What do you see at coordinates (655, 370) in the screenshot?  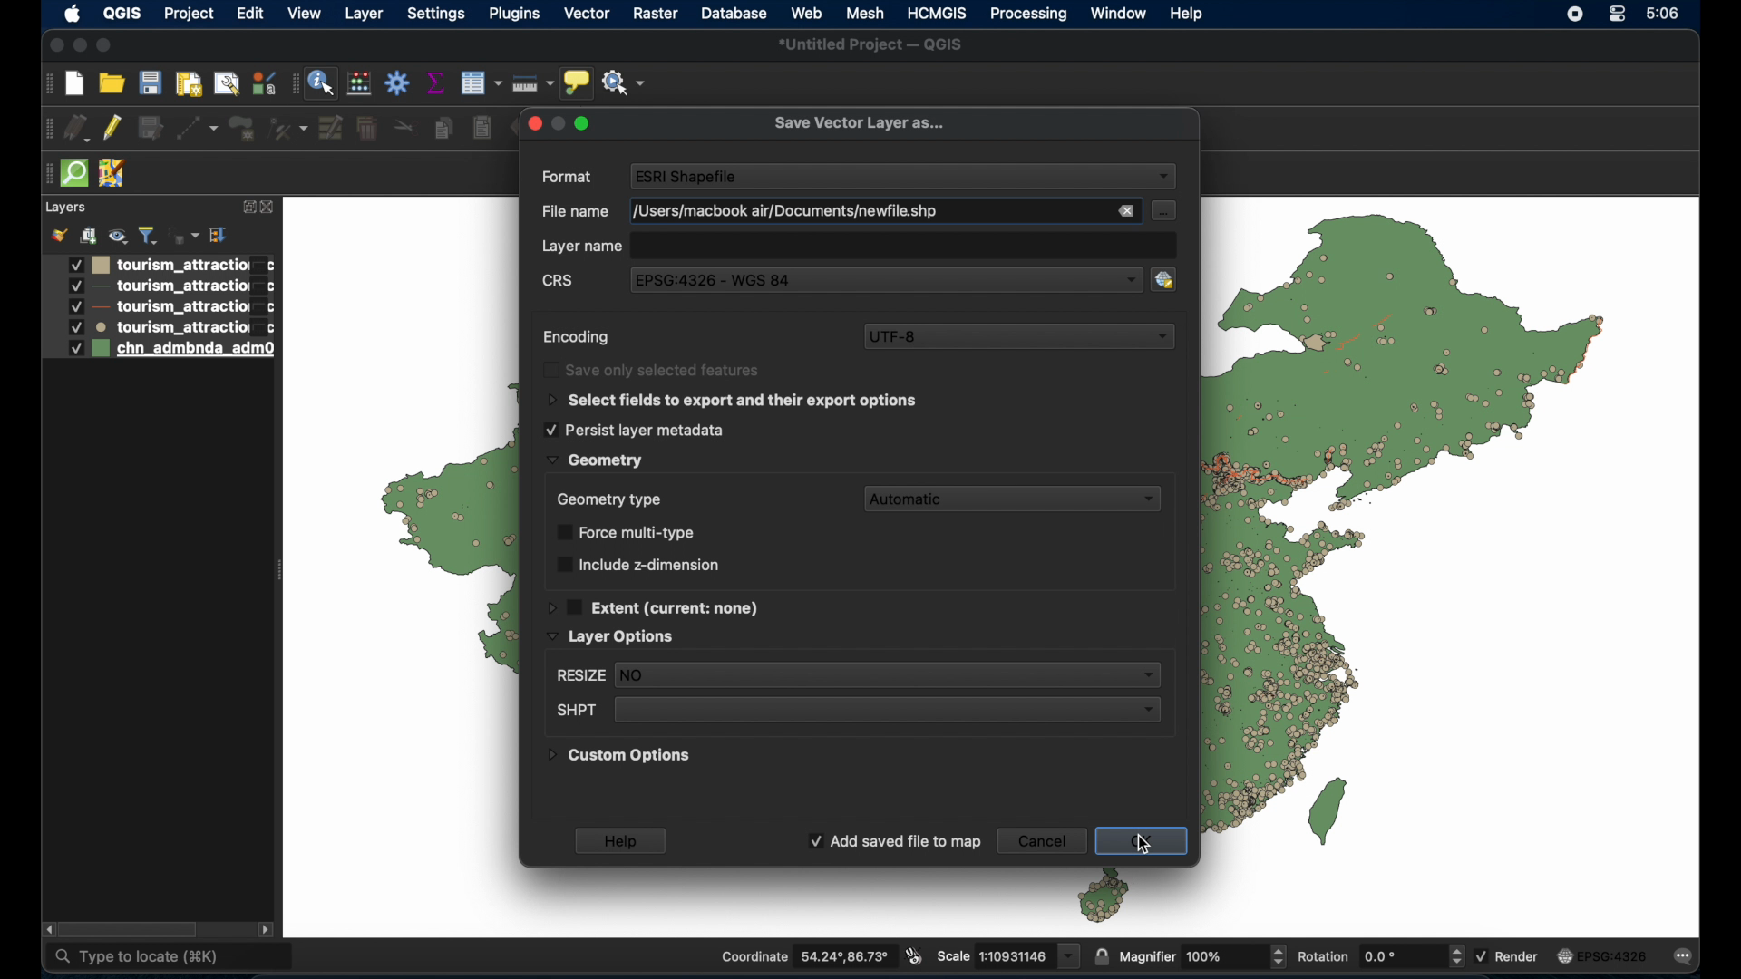 I see `obscured text` at bounding box center [655, 370].